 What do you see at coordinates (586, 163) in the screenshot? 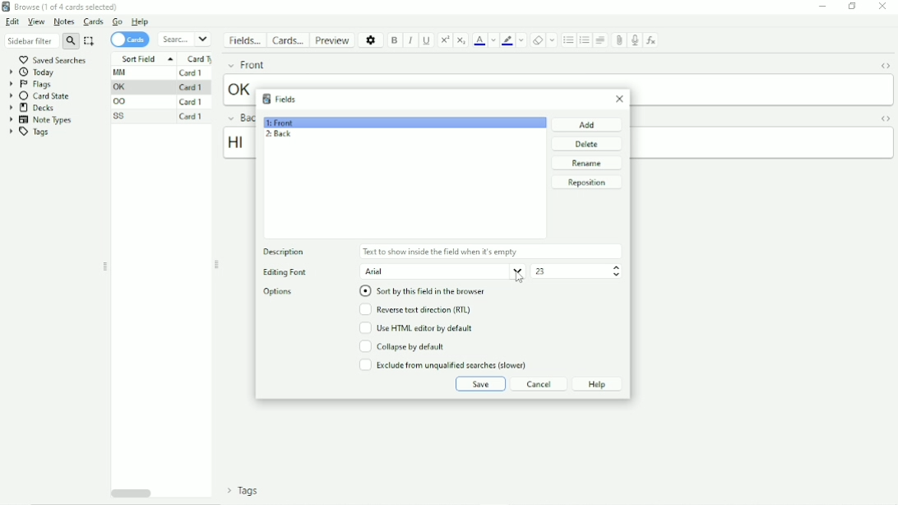
I see `Rename` at bounding box center [586, 163].